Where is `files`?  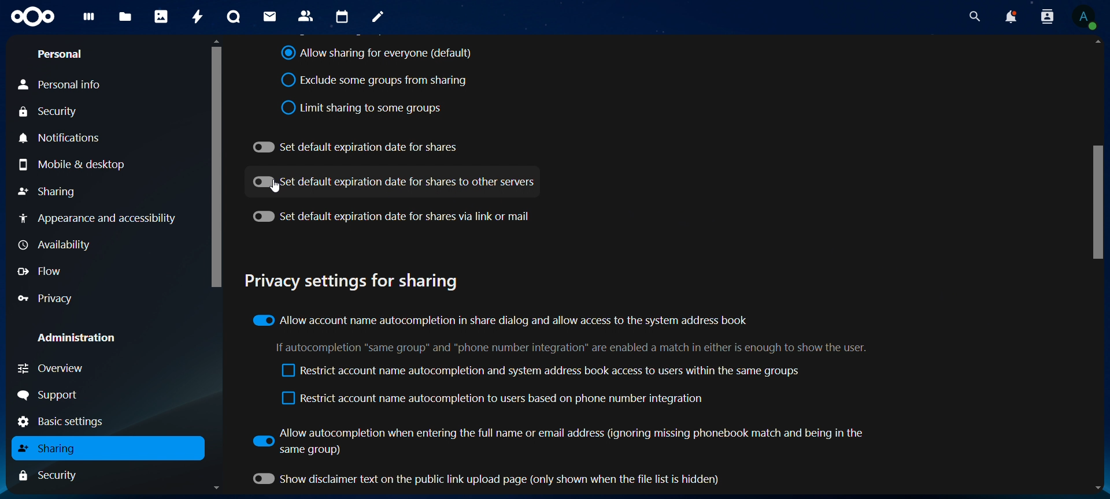
files is located at coordinates (126, 16).